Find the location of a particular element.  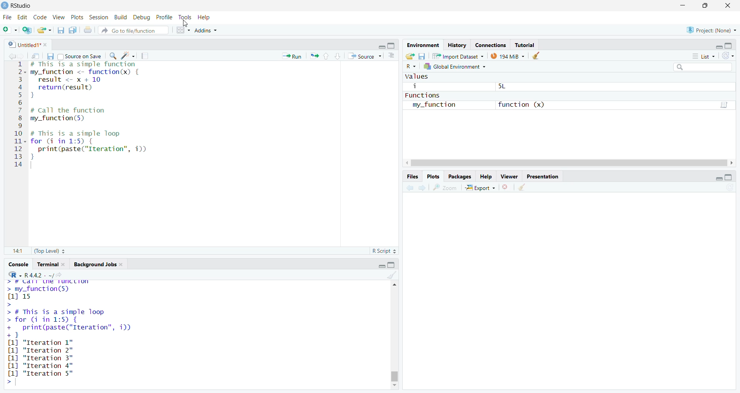

serial numbers is located at coordinates (18, 116).